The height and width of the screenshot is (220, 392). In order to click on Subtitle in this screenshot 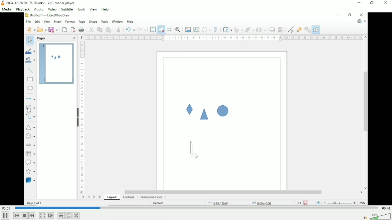, I will do `click(67, 9)`.